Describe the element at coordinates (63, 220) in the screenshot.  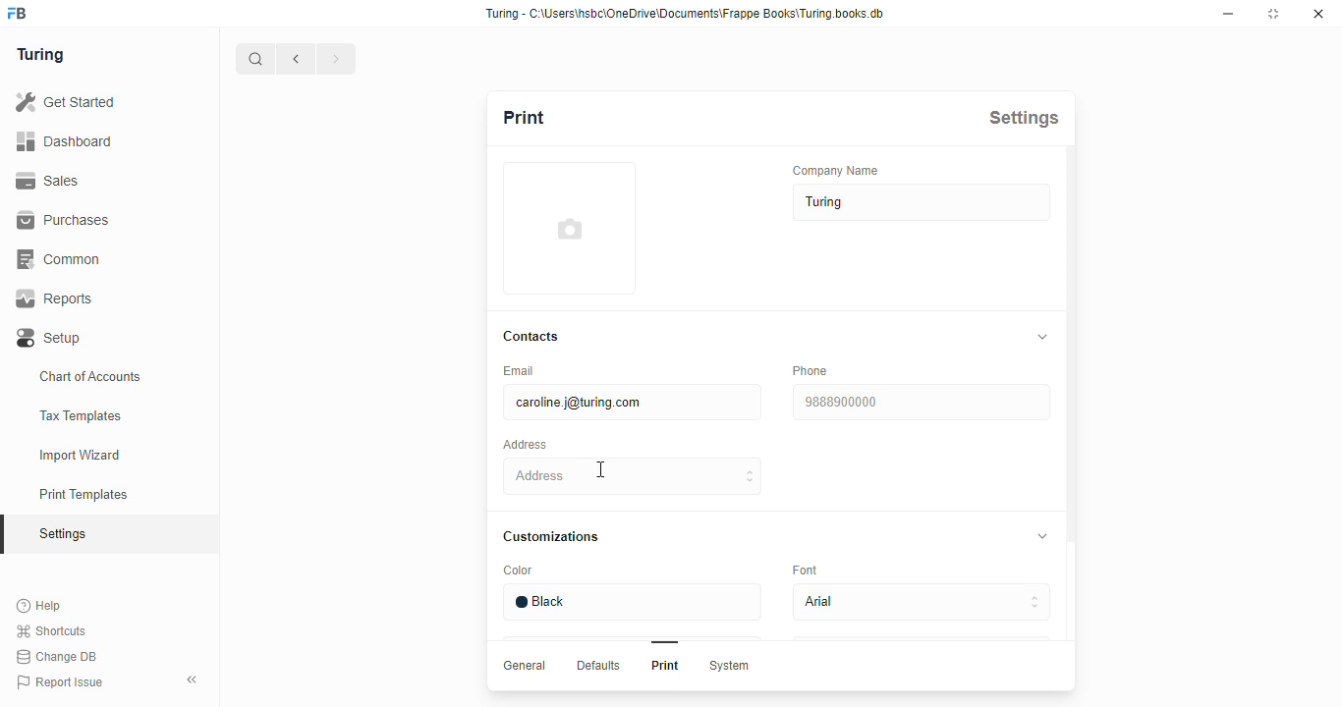
I see `purchases` at that location.